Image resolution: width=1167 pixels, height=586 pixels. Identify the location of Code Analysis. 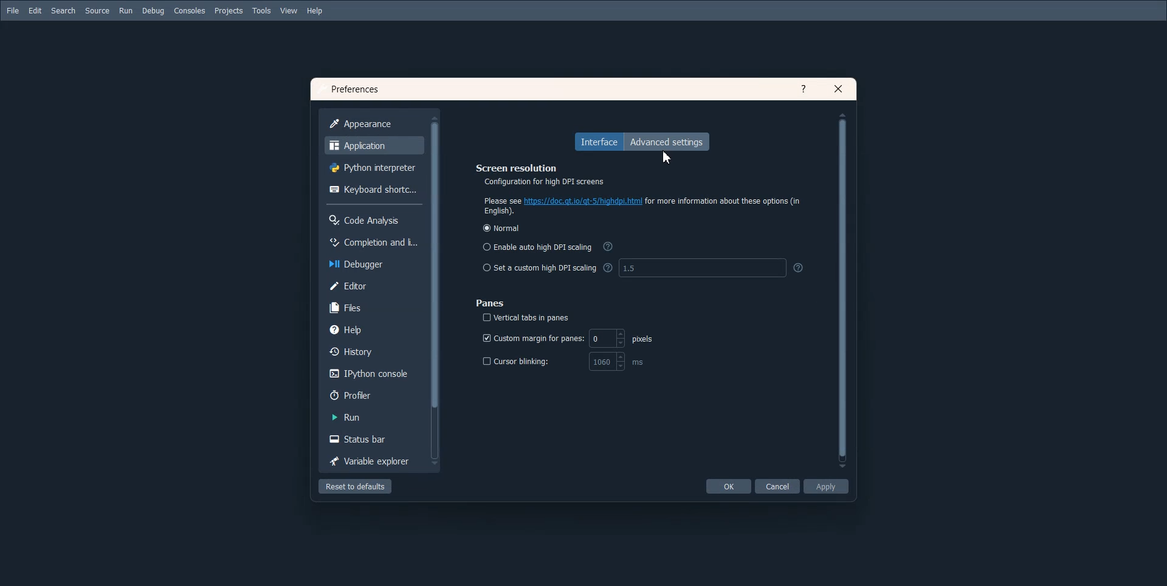
(373, 219).